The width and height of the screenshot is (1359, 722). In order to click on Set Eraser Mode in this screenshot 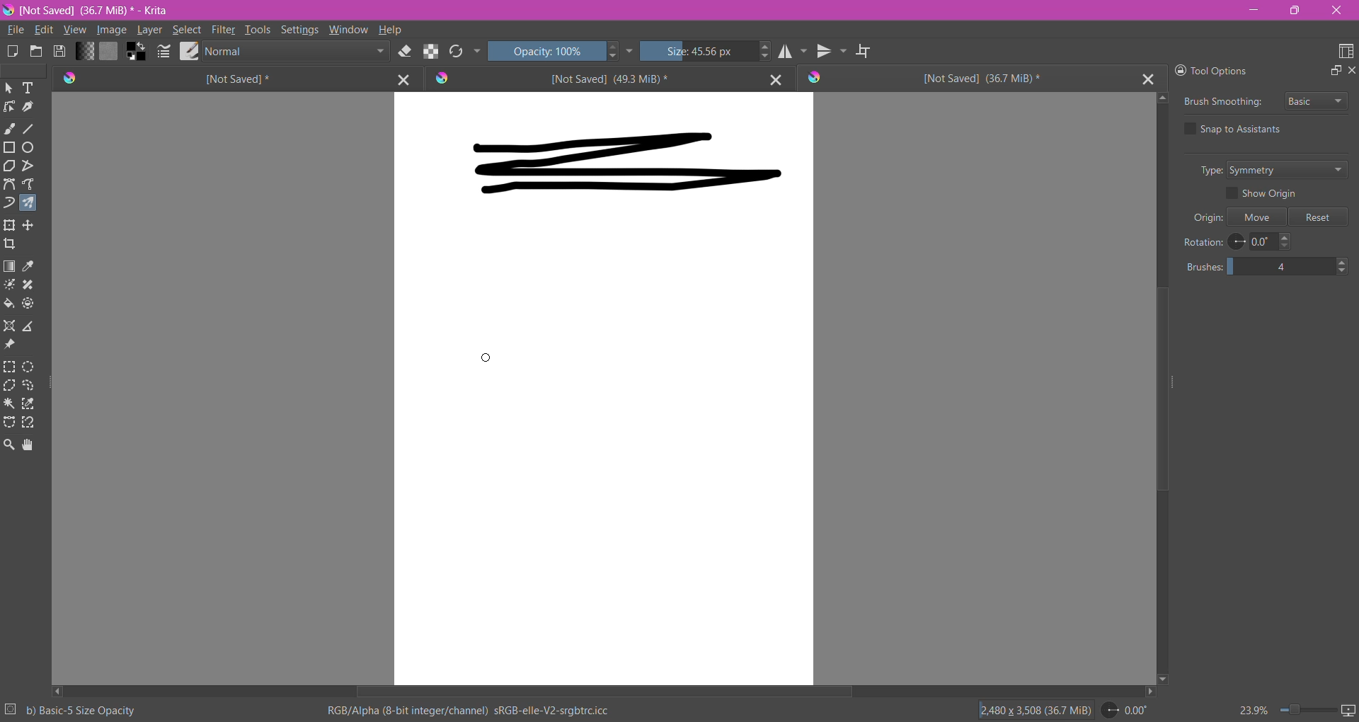, I will do `click(403, 52)`.